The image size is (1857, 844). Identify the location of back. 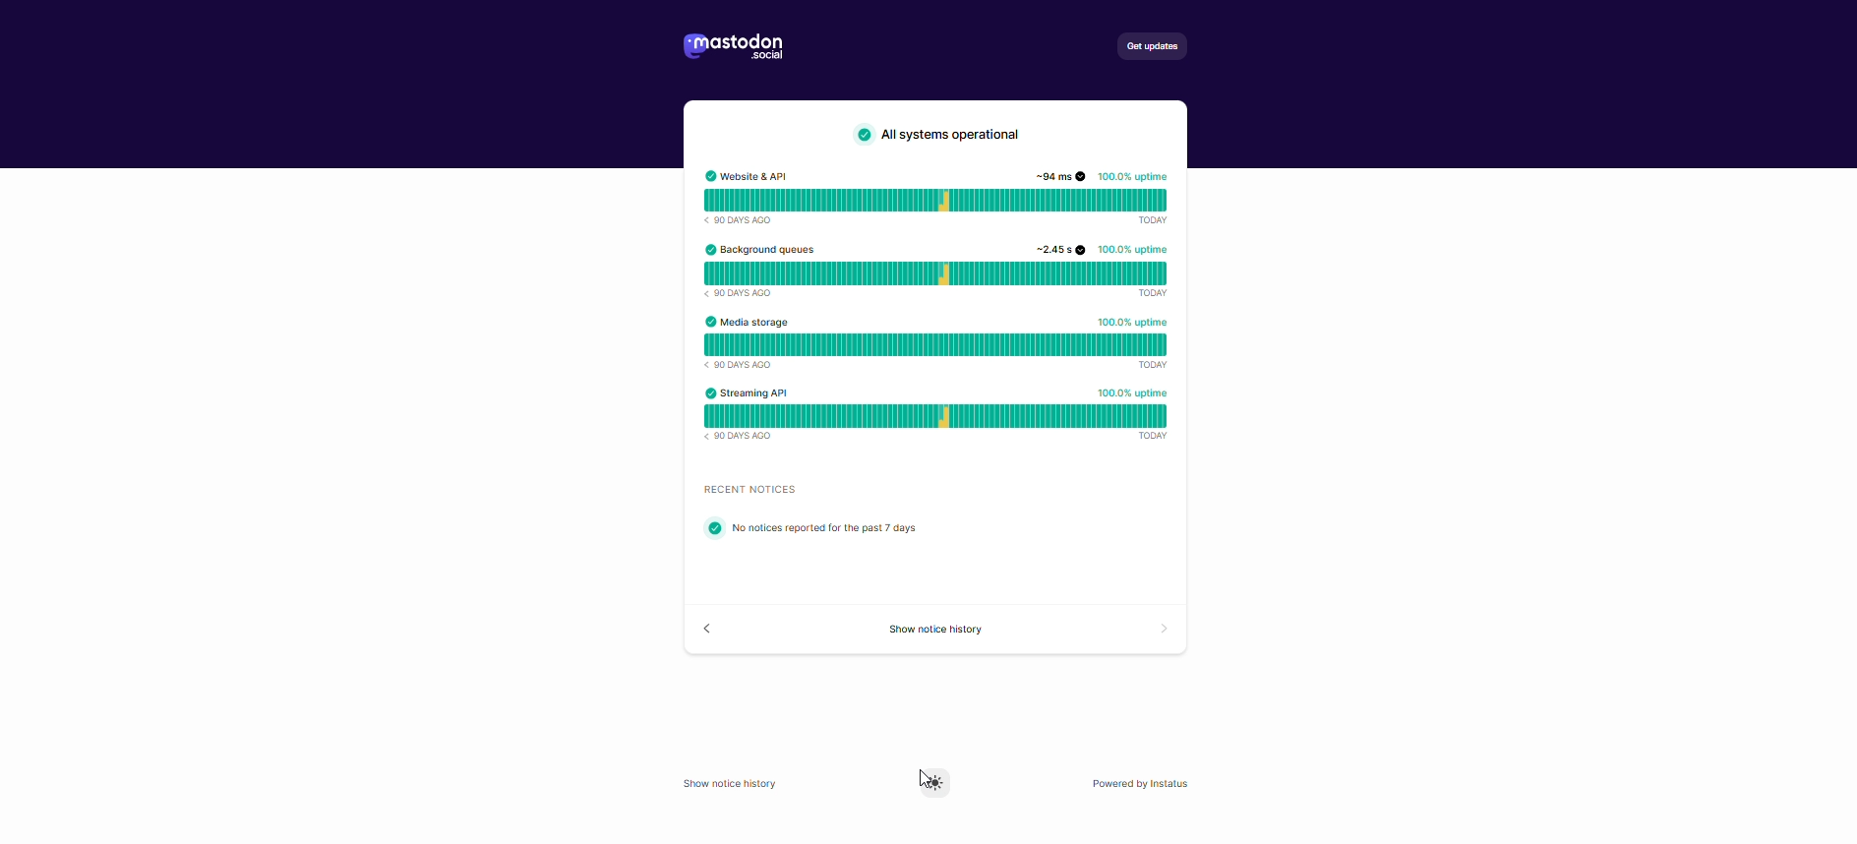
(708, 630).